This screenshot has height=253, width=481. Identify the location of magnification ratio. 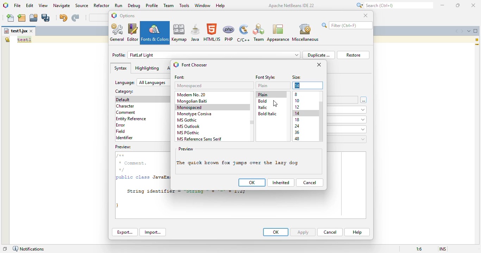
(419, 249).